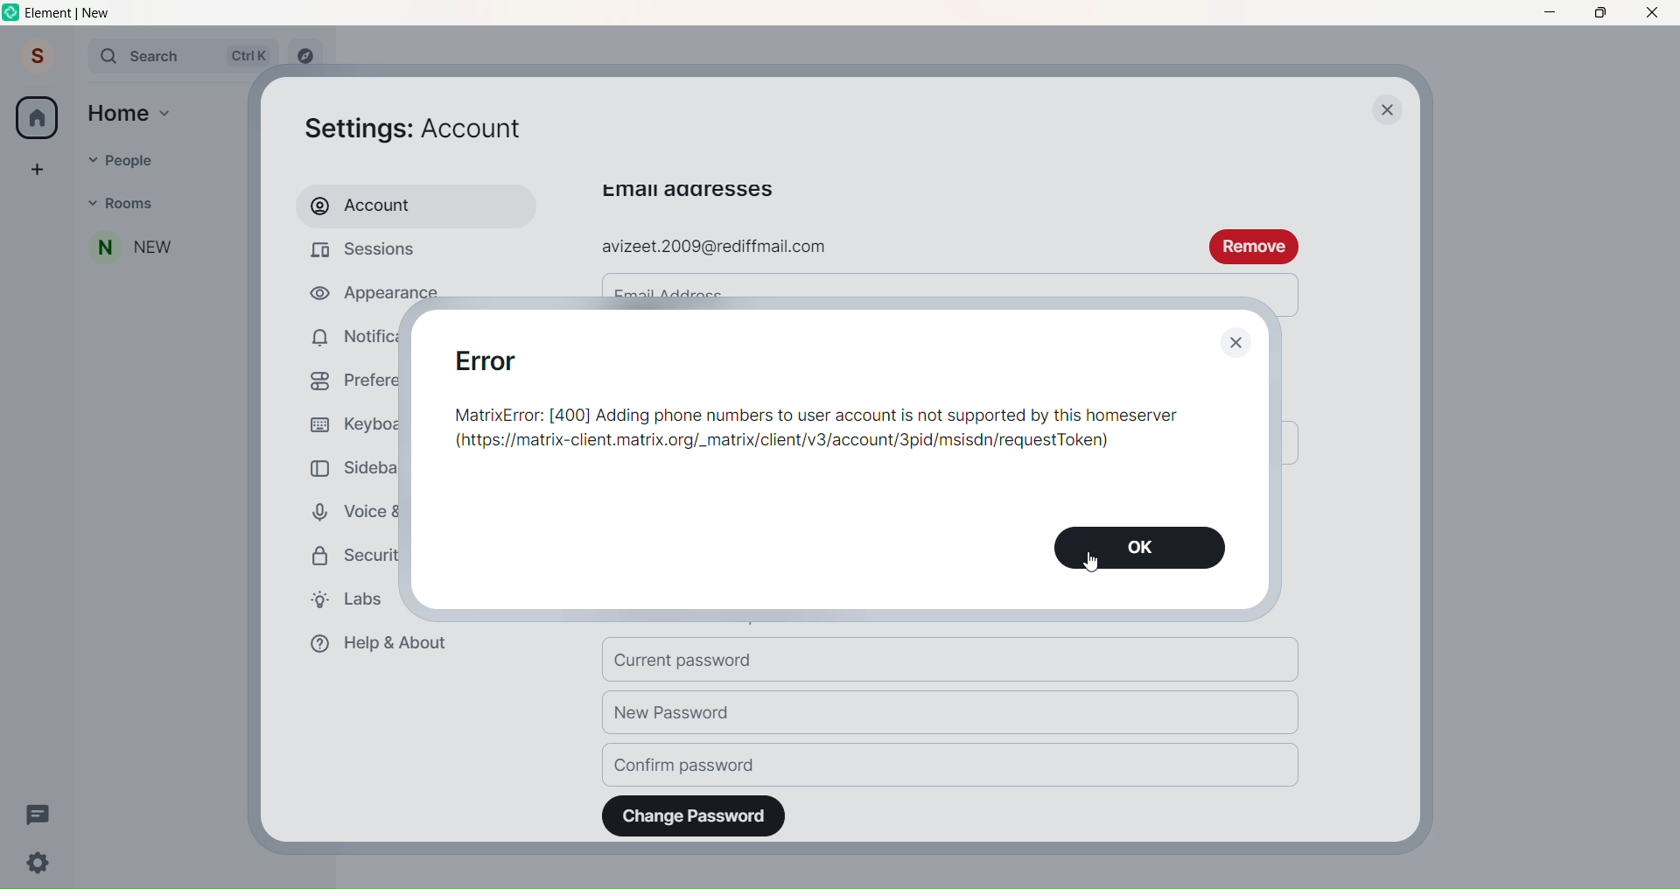 The width and height of the screenshot is (1680, 889). I want to click on Profile, so click(34, 58).